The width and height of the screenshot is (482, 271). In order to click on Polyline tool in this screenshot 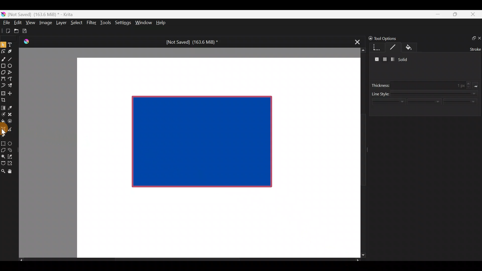, I will do `click(12, 73)`.